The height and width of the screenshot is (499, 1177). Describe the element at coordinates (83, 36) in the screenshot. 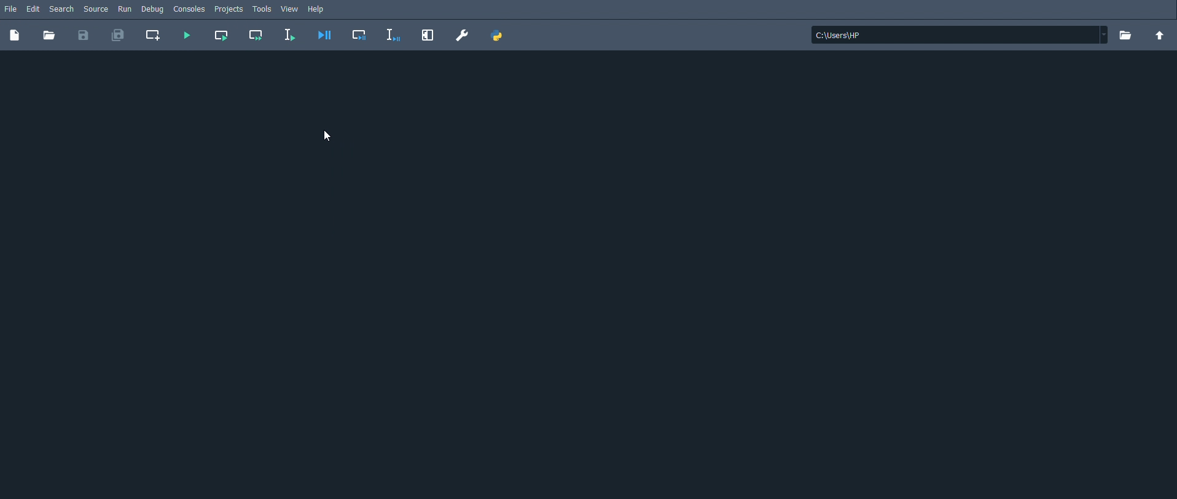

I see `Save file` at that location.